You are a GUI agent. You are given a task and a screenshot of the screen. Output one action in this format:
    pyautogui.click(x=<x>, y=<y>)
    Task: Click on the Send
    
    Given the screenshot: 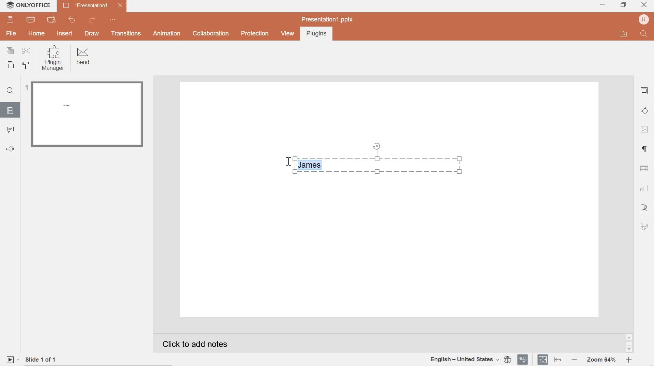 What is the action you would take?
    pyautogui.click(x=84, y=57)
    